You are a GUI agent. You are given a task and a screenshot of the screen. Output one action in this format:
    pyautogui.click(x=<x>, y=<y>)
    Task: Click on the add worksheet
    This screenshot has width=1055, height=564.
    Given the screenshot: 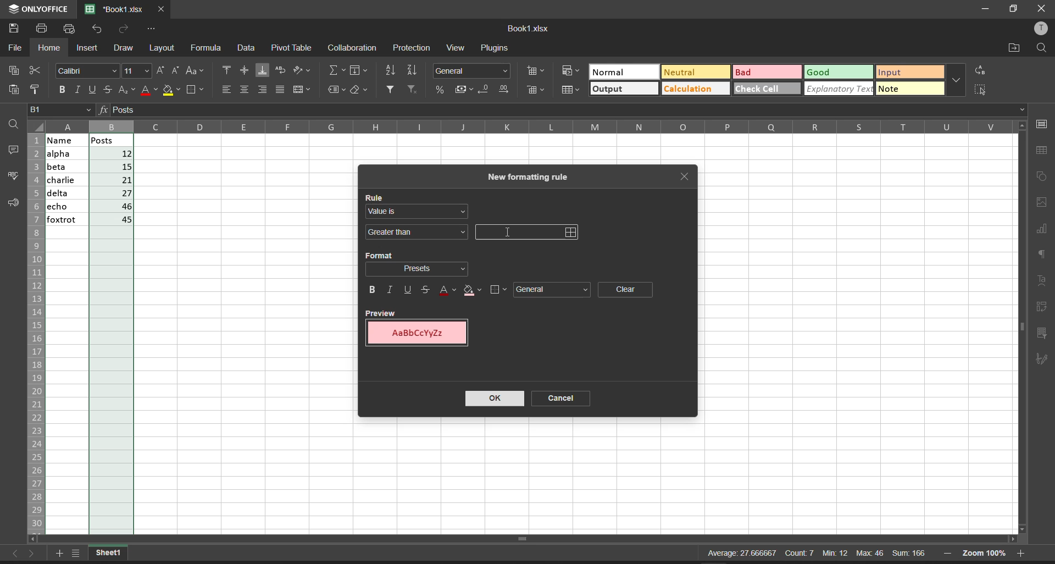 What is the action you would take?
    pyautogui.click(x=59, y=552)
    